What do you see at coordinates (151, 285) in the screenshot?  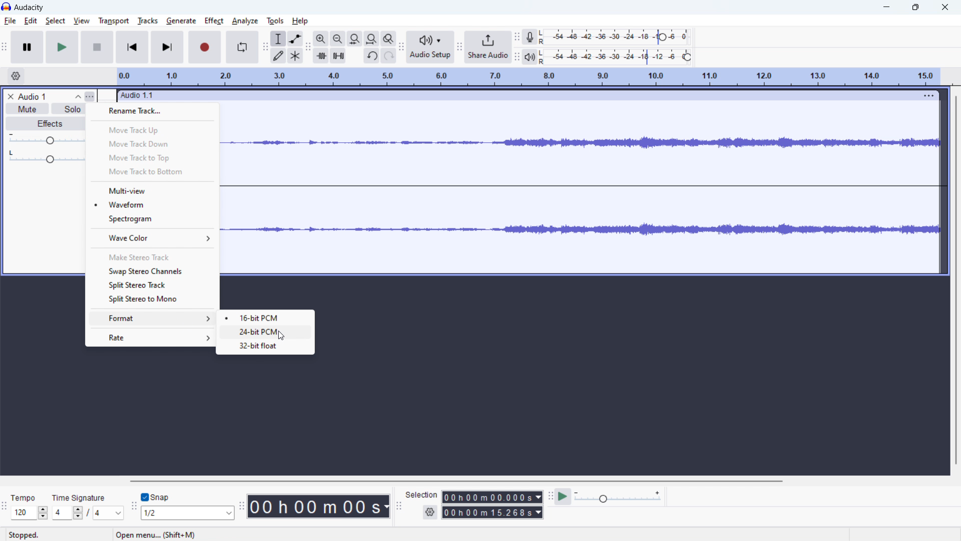 I see `split stereo track` at bounding box center [151, 285].